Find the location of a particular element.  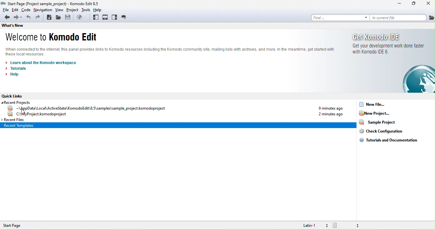

komodo text is located at coordinates (171, 52).